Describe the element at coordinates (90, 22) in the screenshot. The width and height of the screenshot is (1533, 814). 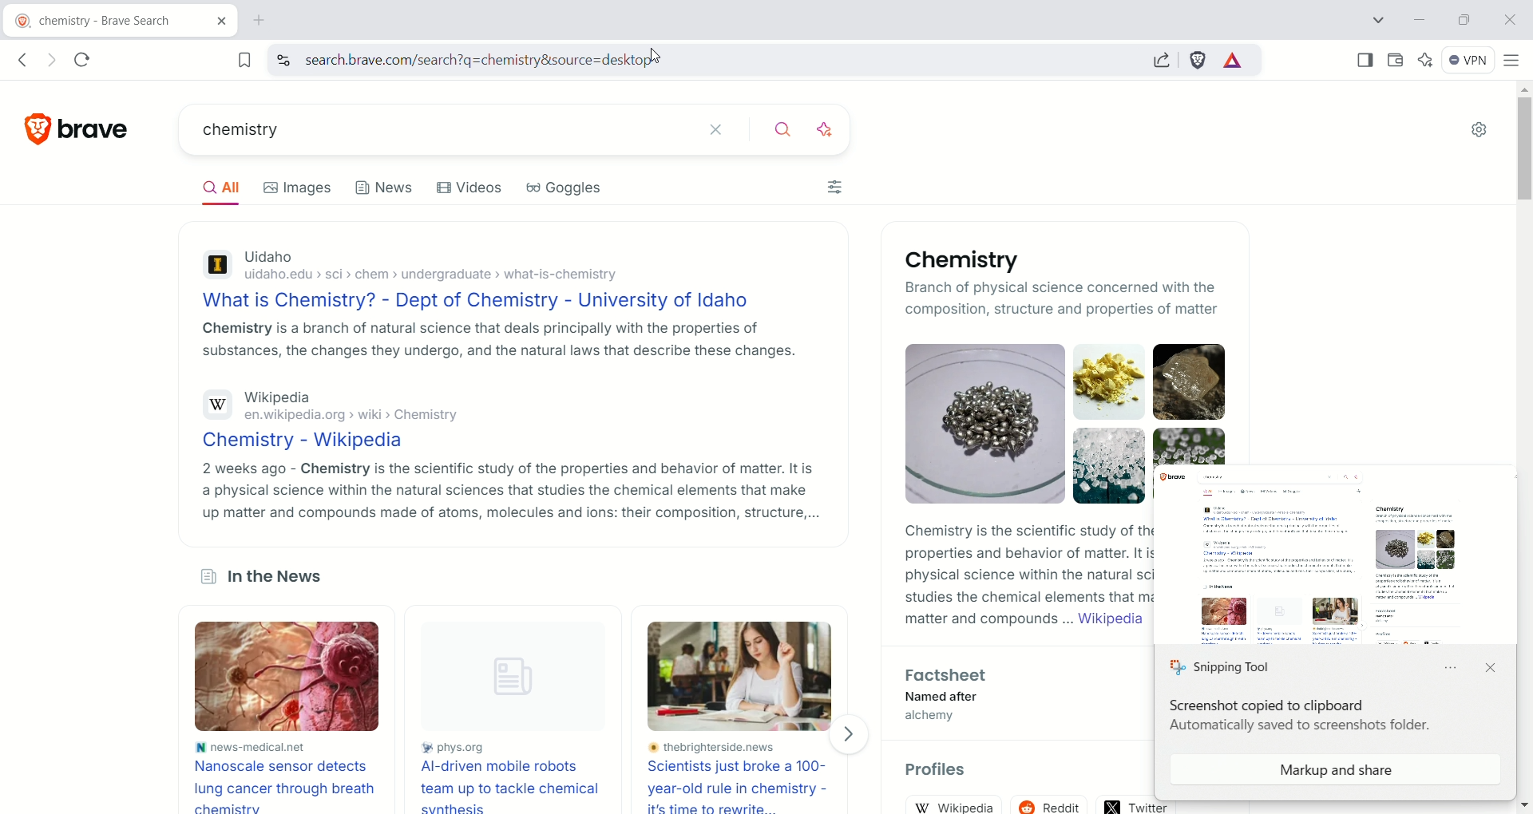
I see `chemistry - brave search` at that location.